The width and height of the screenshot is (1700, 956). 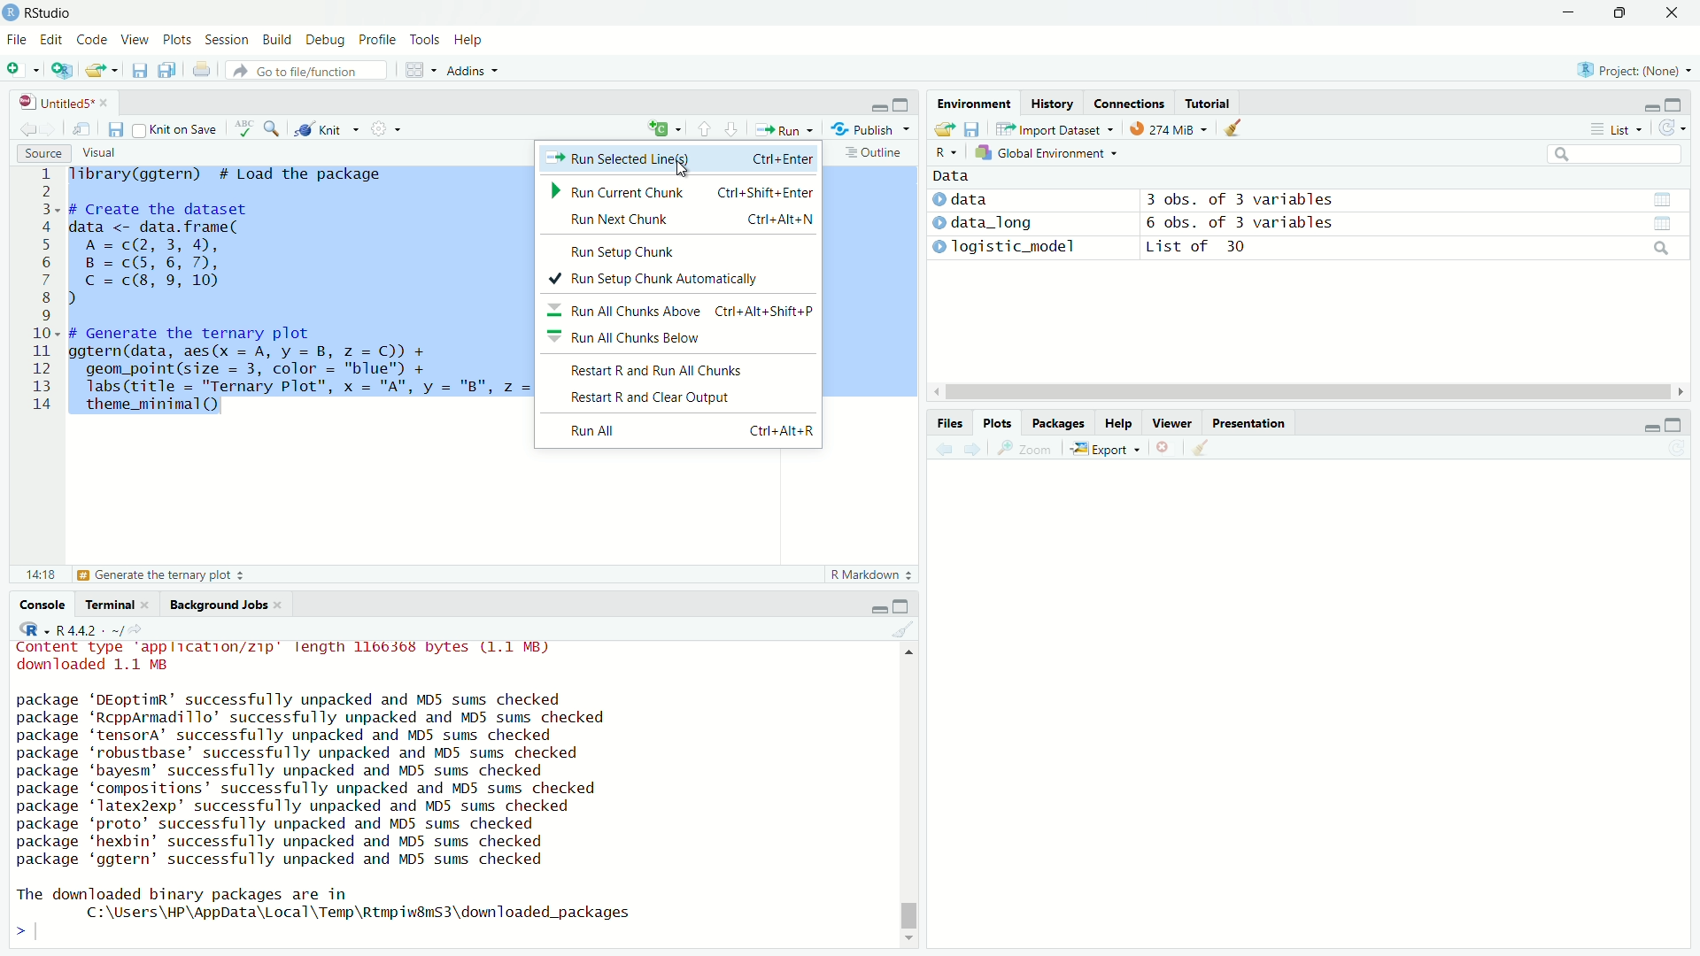 What do you see at coordinates (1626, 70) in the screenshot?
I see `| Project: (None)` at bounding box center [1626, 70].